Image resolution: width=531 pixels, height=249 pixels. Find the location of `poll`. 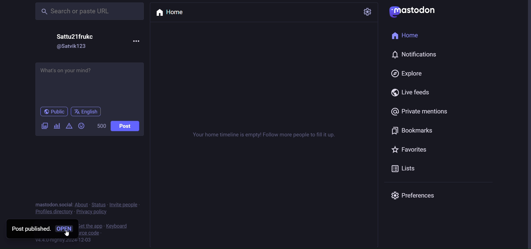

poll is located at coordinates (58, 126).